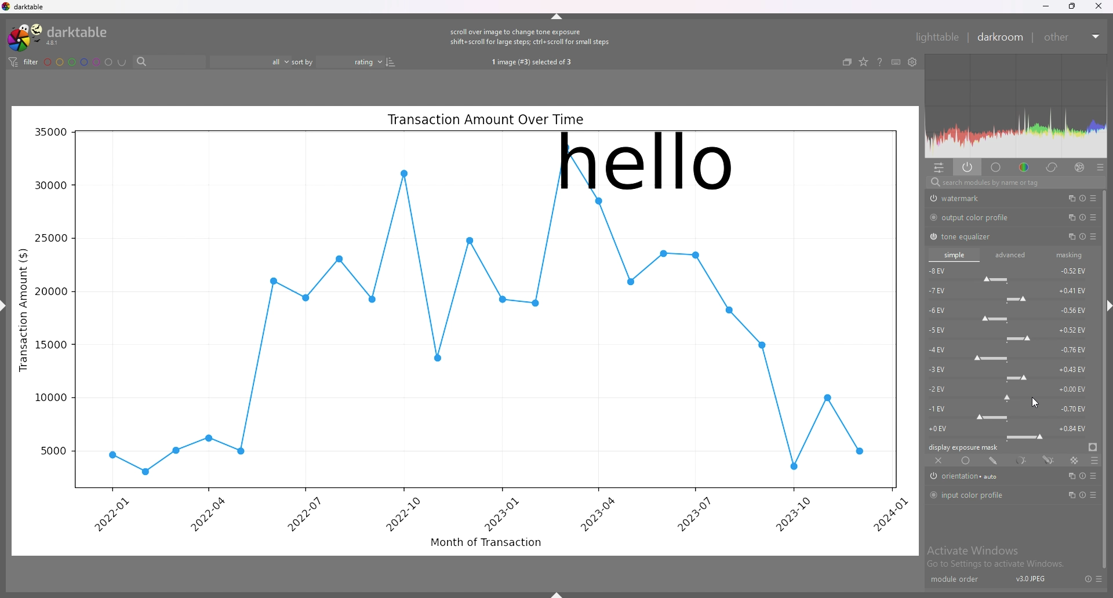  What do you see at coordinates (996, 565) in the screenshot?
I see `Go to Settings to activate Windows.` at bounding box center [996, 565].